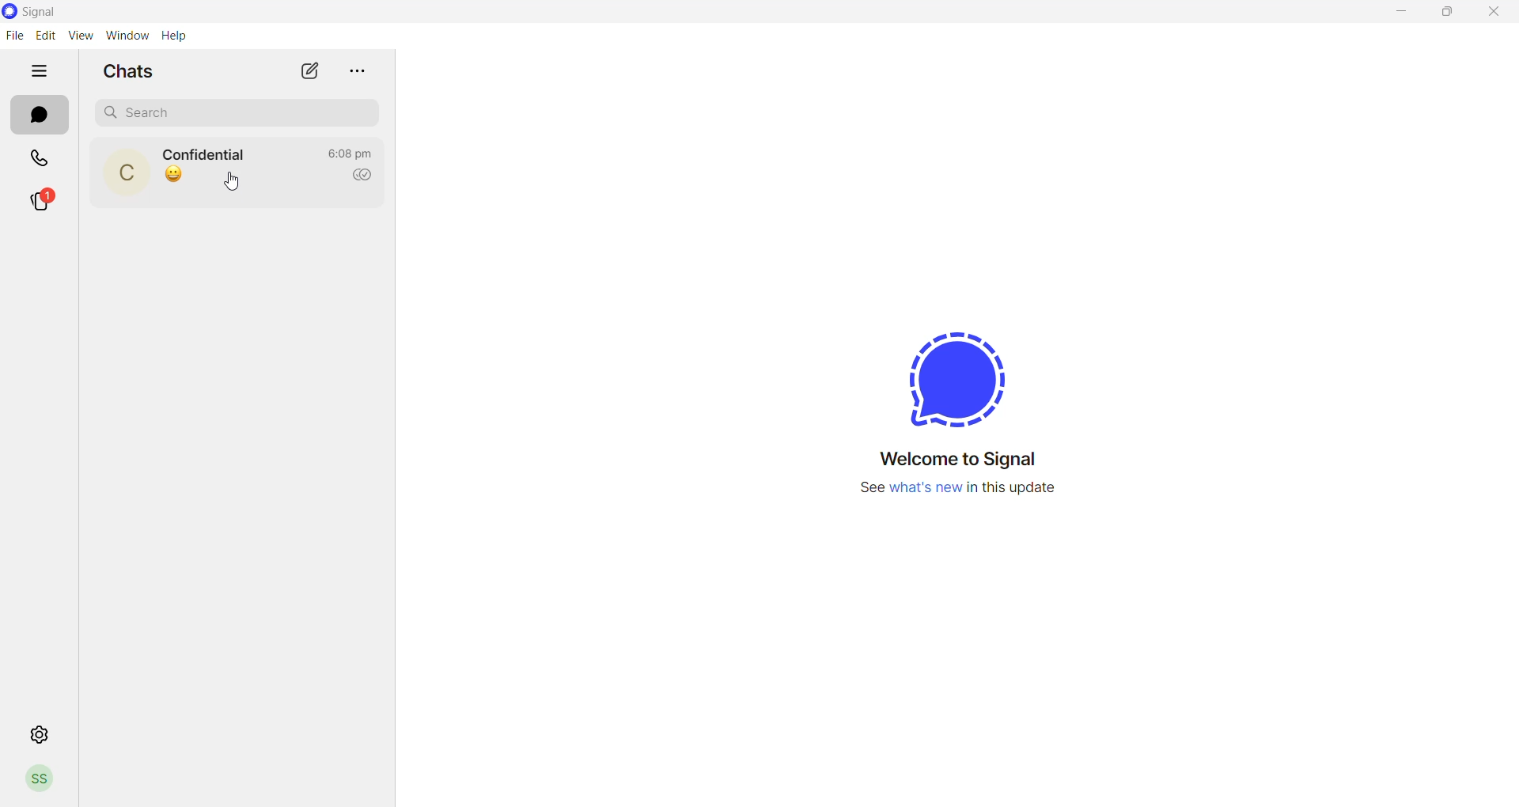 Image resolution: width=1519 pixels, height=807 pixels. Describe the element at coordinates (37, 733) in the screenshot. I see `settings` at that location.